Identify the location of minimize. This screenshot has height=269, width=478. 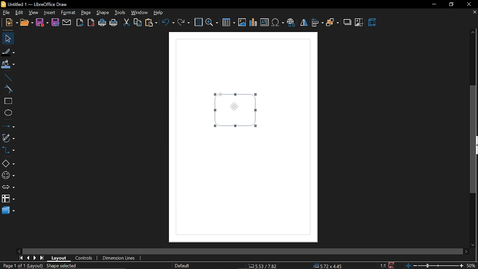
(433, 4).